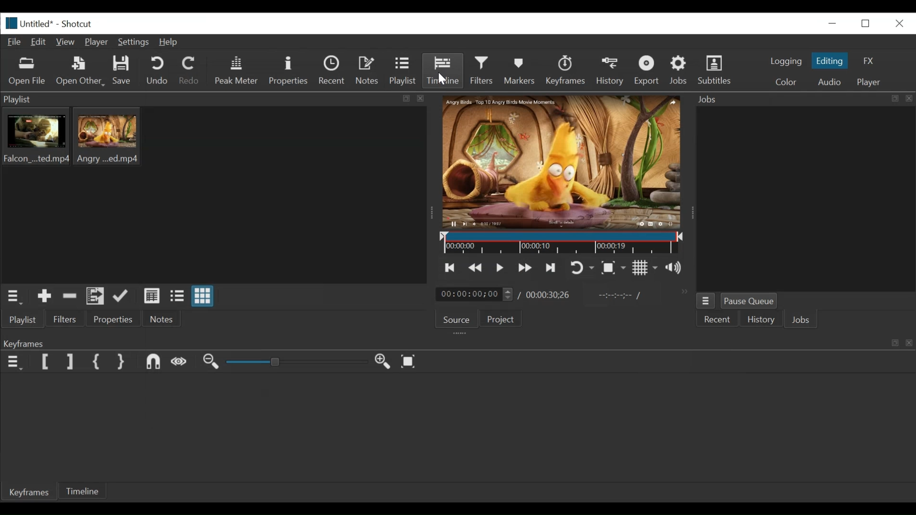  Describe the element at coordinates (168, 42) in the screenshot. I see `Help` at that location.